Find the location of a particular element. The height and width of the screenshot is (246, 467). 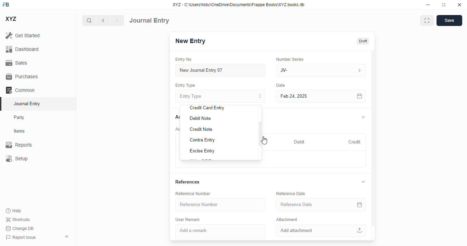

add attachment is located at coordinates (321, 231).